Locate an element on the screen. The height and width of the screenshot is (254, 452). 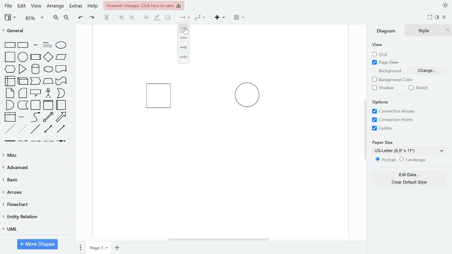
current page is located at coordinates (99, 247).